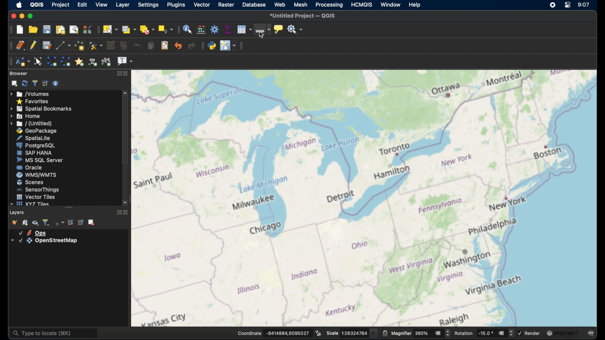 The width and height of the screenshot is (605, 340). What do you see at coordinates (61, 4) in the screenshot?
I see `project` at bounding box center [61, 4].